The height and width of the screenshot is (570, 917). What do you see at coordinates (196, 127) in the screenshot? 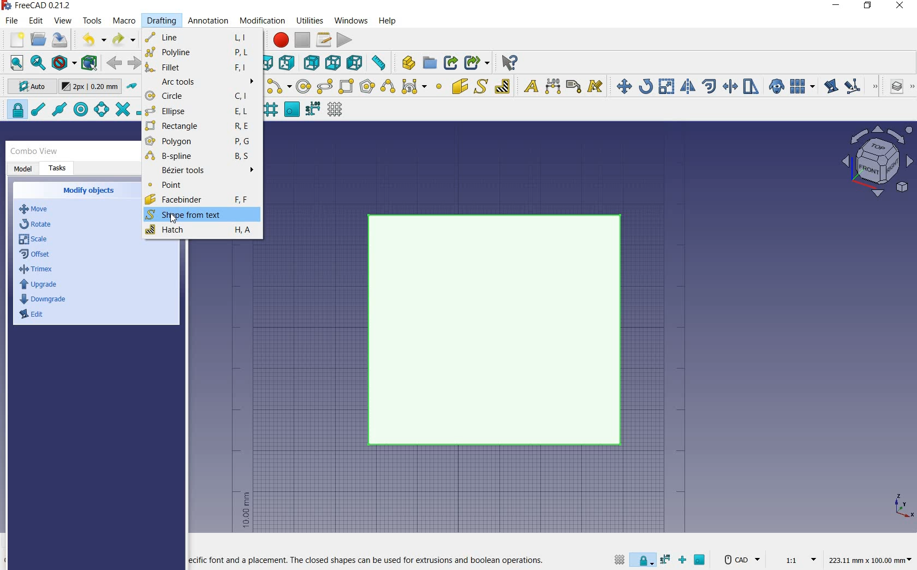
I see `rectangle` at bounding box center [196, 127].